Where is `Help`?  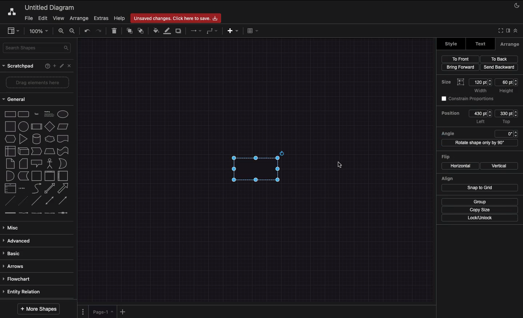
Help is located at coordinates (45, 67).